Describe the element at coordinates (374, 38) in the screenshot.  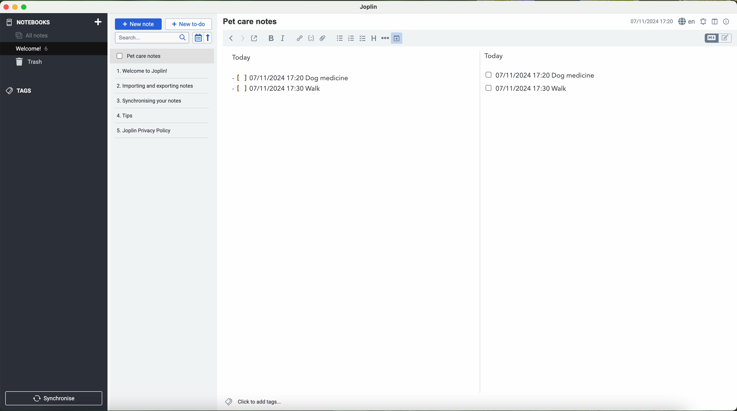
I see `heading` at that location.